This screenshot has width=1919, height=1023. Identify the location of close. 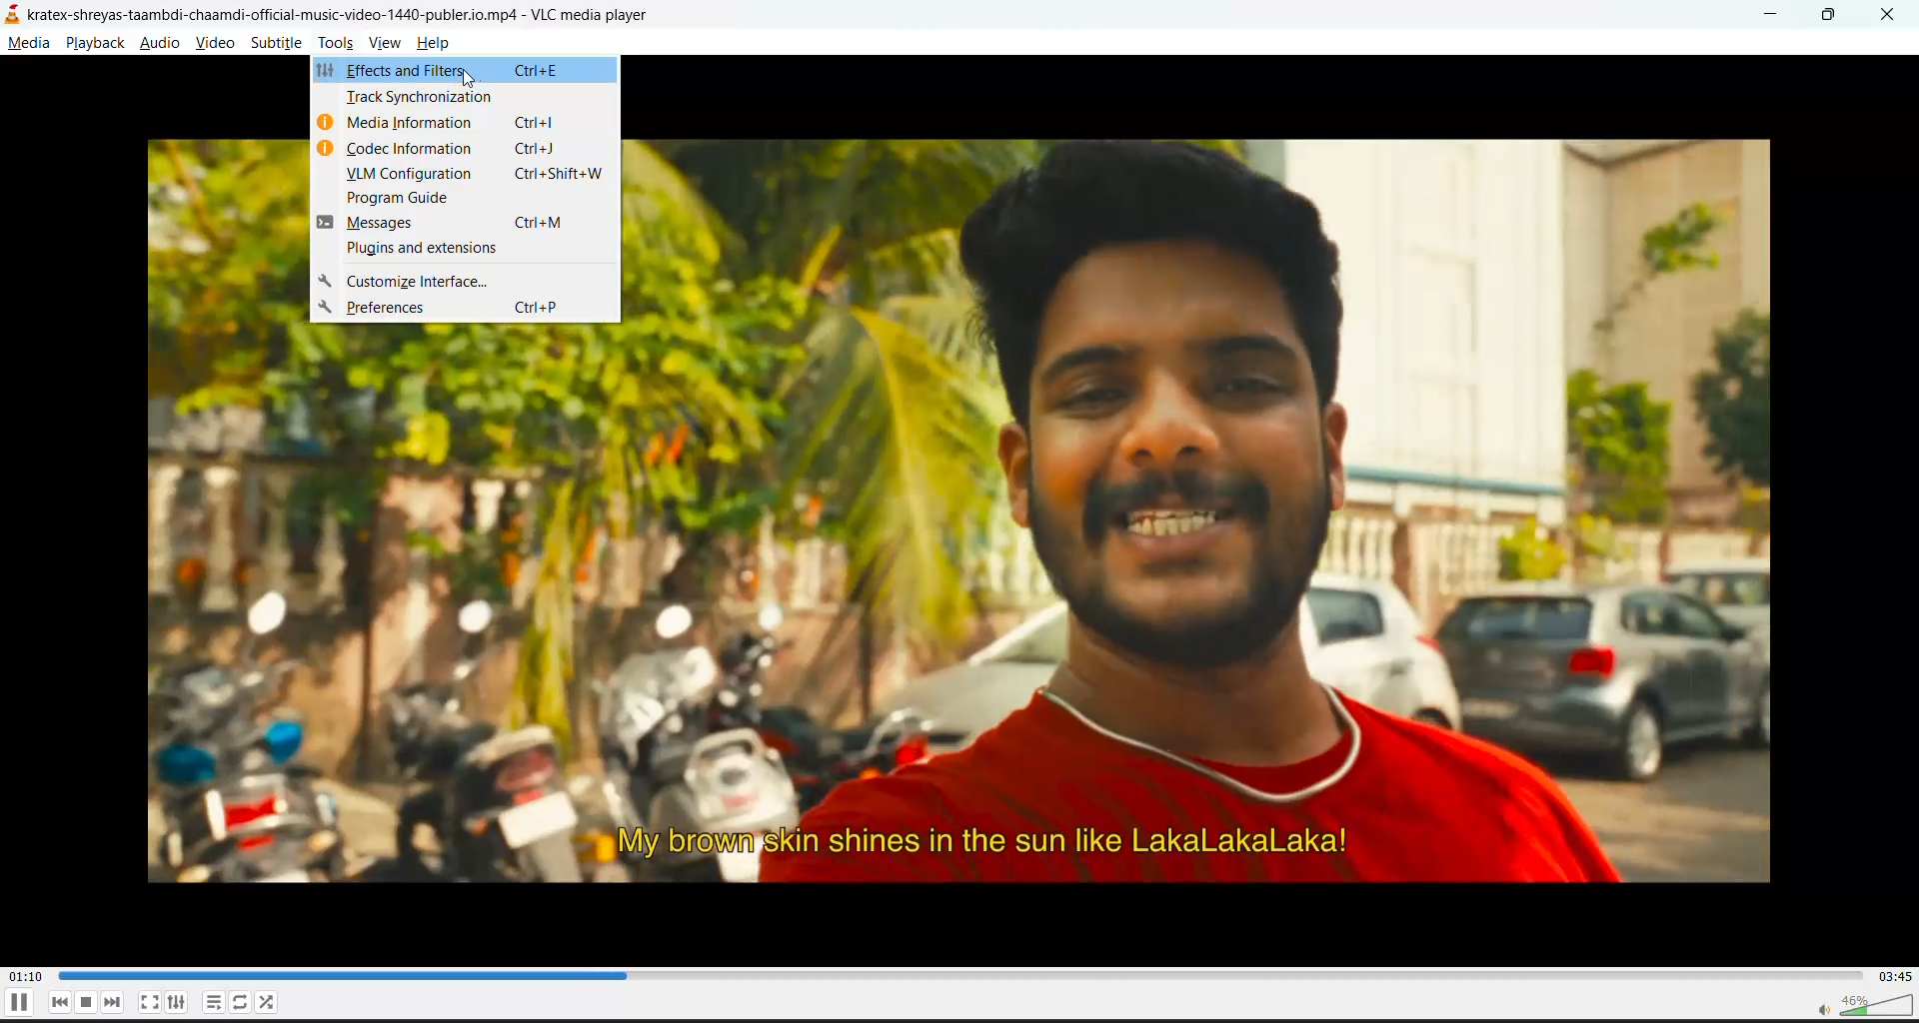
(1889, 17).